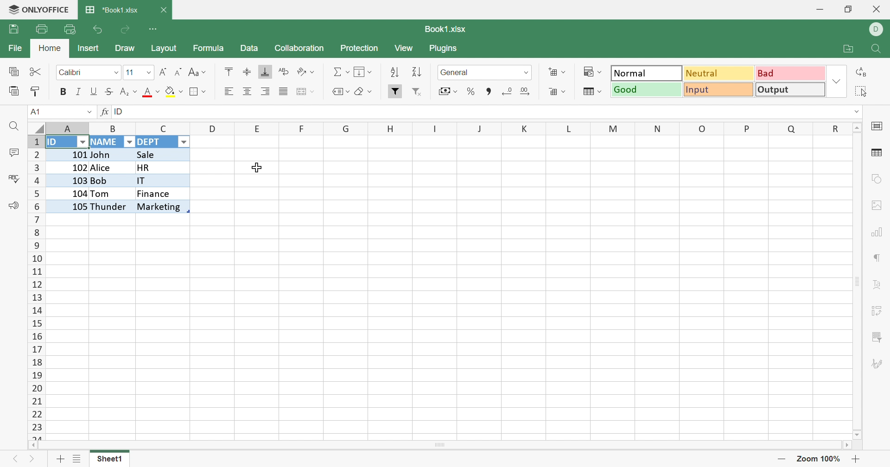  I want to click on File, so click(13, 49).